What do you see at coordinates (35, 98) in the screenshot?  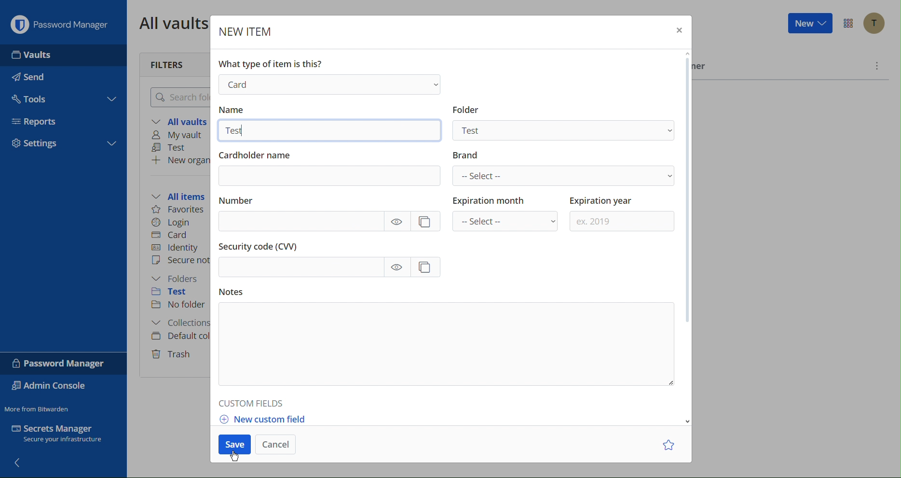 I see `Tools` at bounding box center [35, 98].